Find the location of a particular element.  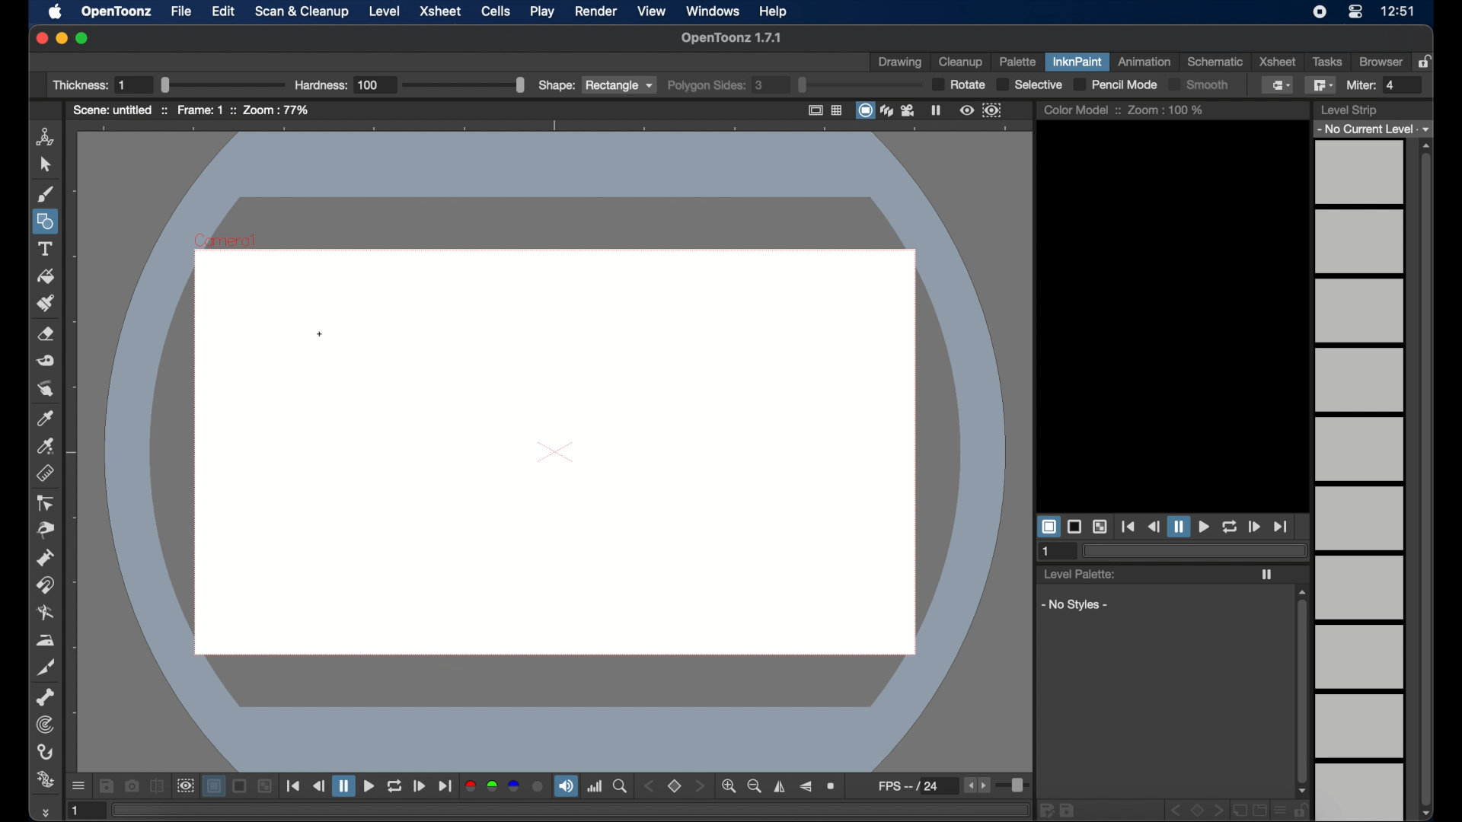

set view is located at coordinates (675, 787).